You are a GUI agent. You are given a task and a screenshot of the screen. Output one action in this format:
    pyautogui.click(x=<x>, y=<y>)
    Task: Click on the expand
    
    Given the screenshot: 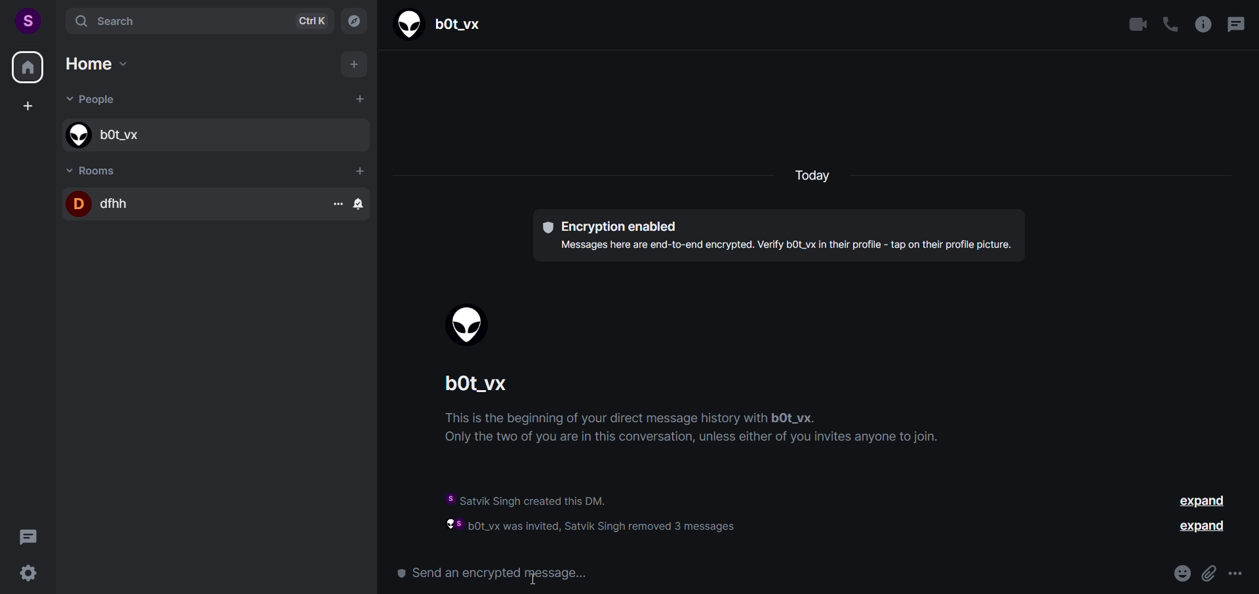 What is the action you would take?
    pyautogui.click(x=1202, y=526)
    